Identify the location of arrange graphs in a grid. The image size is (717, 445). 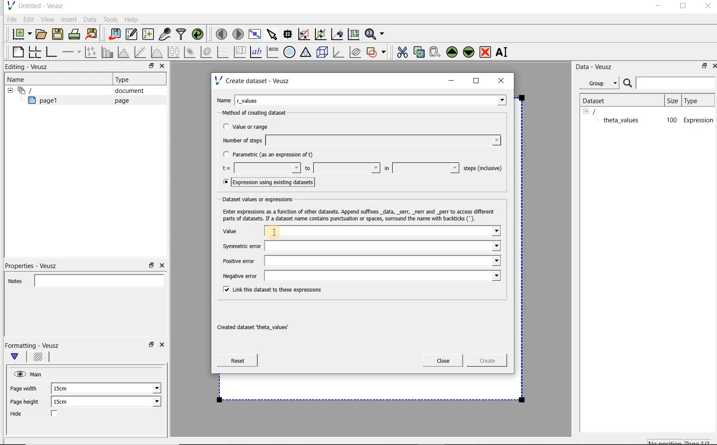
(34, 52).